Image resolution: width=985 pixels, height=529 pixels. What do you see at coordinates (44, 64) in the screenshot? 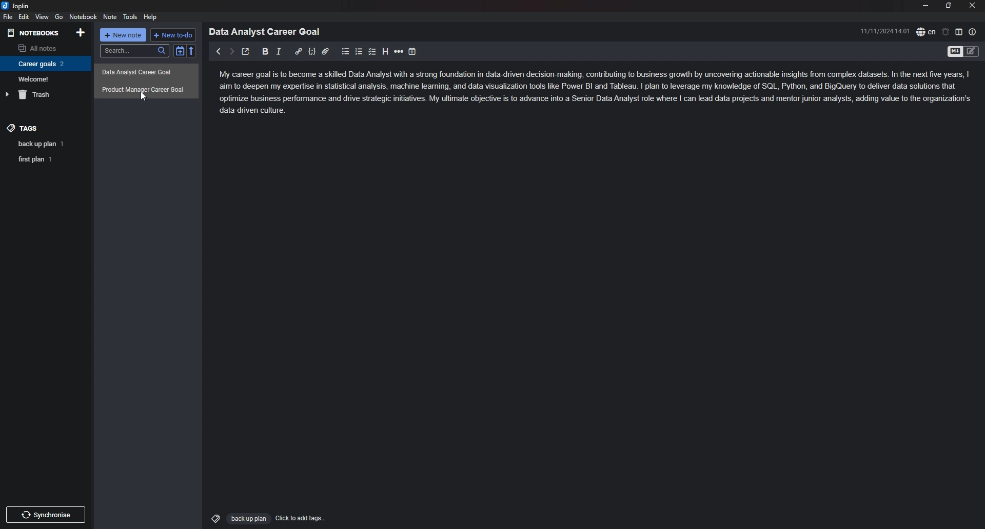
I see `Career goals 2` at bounding box center [44, 64].